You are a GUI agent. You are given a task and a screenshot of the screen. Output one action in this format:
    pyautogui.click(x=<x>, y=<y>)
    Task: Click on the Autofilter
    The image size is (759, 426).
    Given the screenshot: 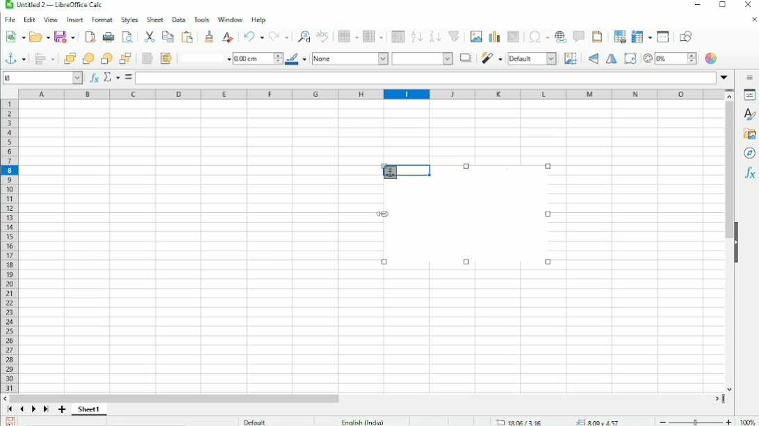 What is the action you would take?
    pyautogui.click(x=455, y=37)
    